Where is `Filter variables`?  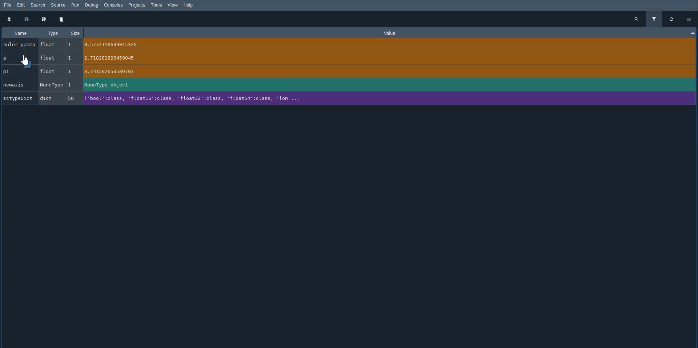
Filter variables is located at coordinates (655, 19).